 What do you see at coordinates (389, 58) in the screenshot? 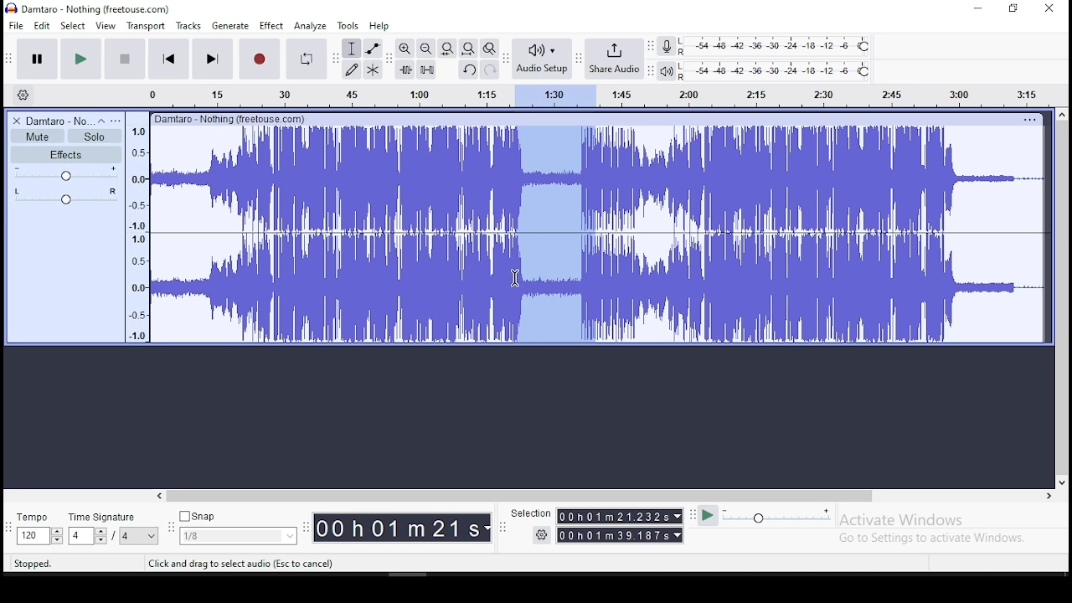
I see `` at bounding box center [389, 58].